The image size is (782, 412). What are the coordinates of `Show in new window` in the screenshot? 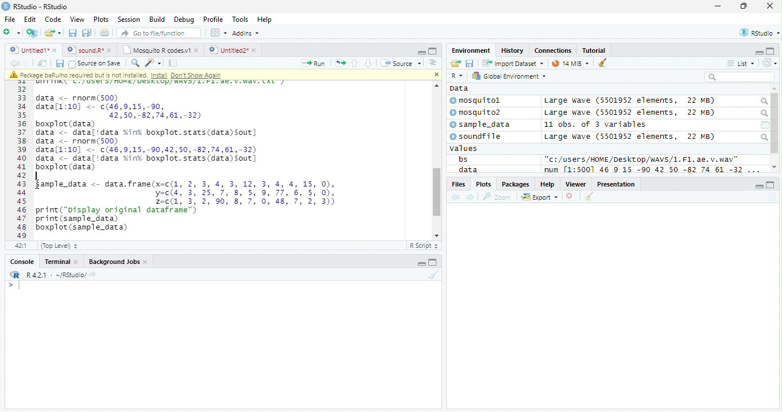 It's located at (42, 64).